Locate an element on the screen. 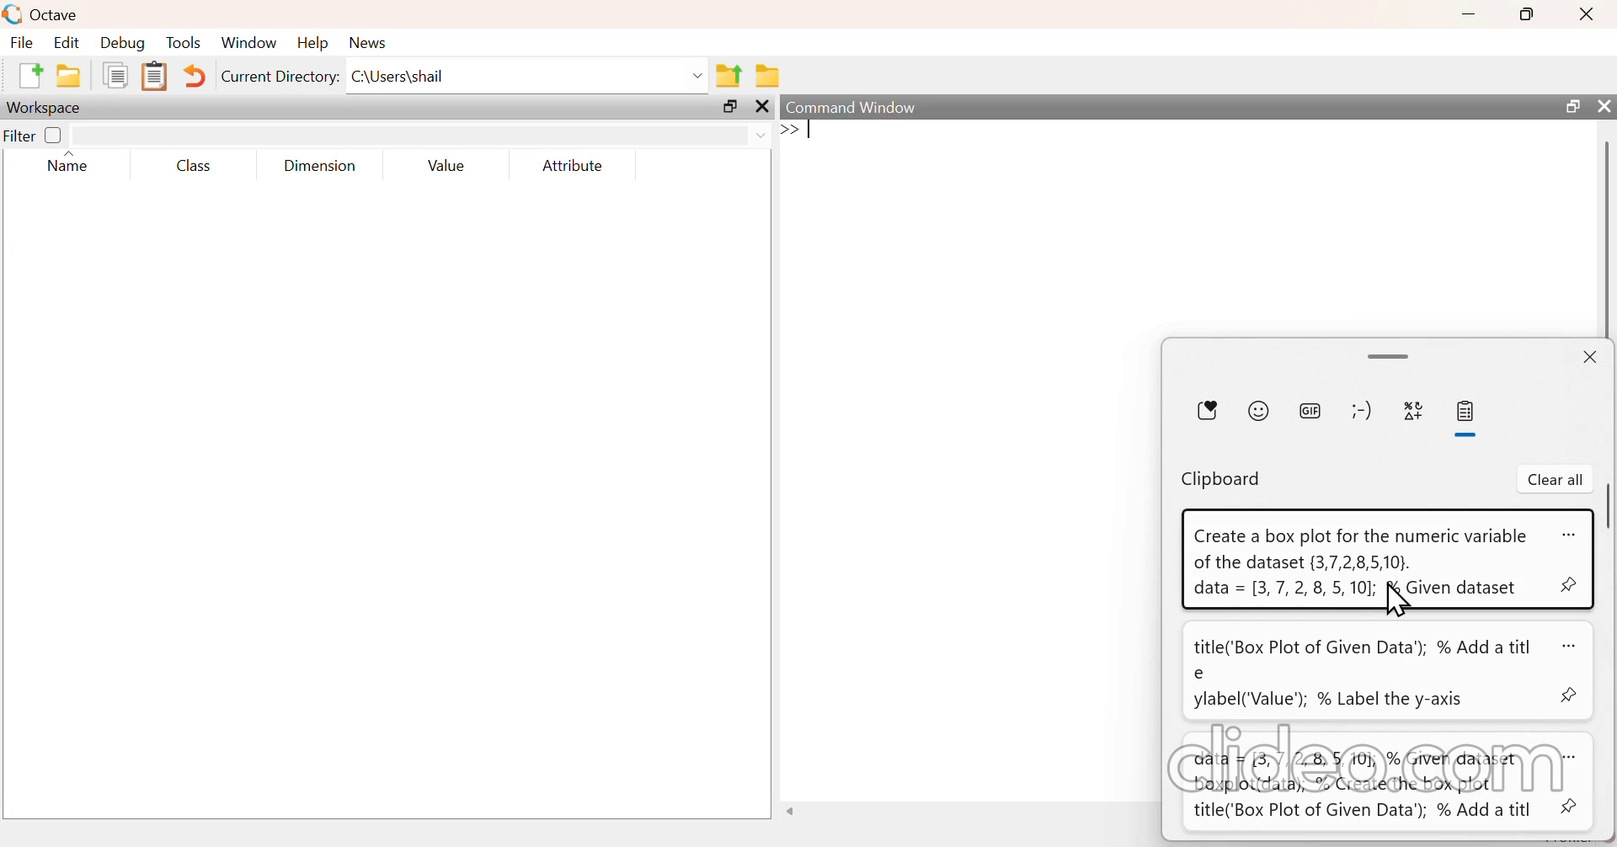  paste is located at coordinates (156, 74).